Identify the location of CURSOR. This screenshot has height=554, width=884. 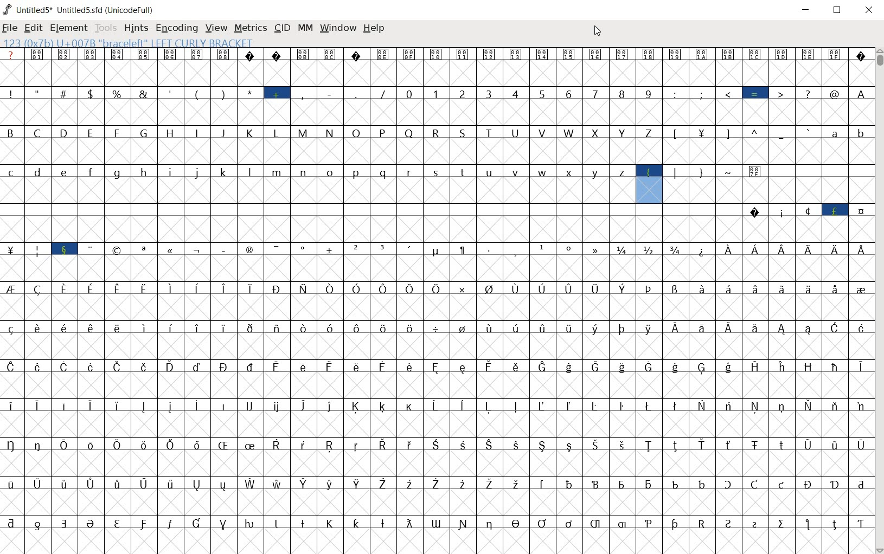
(597, 31).